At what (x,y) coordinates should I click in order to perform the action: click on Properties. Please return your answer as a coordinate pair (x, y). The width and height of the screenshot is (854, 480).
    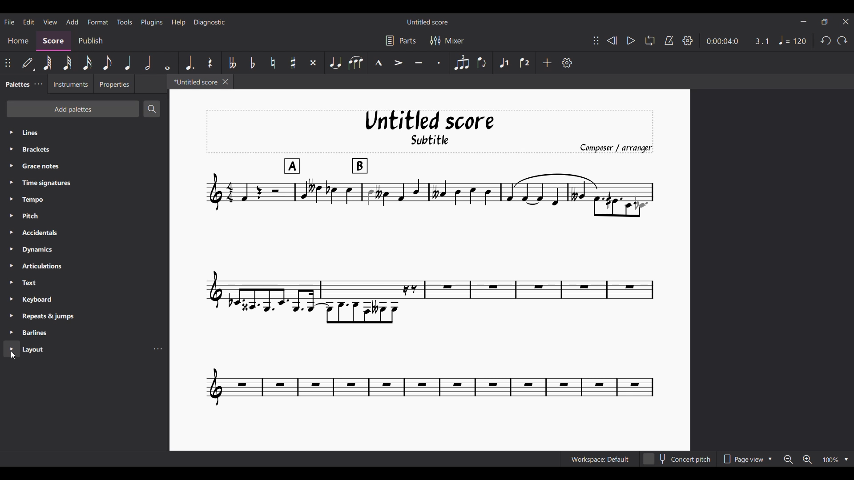
    Looking at the image, I should click on (114, 84).